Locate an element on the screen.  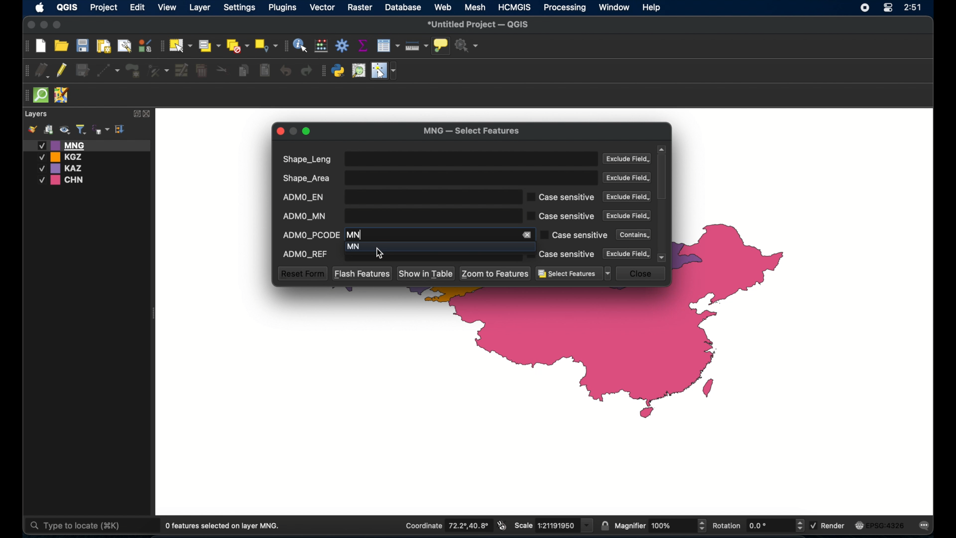
apple icon is located at coordinates (40, 8).